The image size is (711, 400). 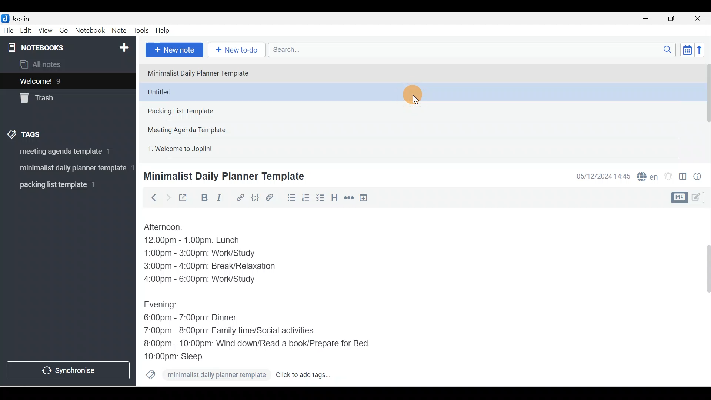 What do you see at coordinates (26, 31) in the screenshot?
I see `Edit` at bounding box center [26, 31].